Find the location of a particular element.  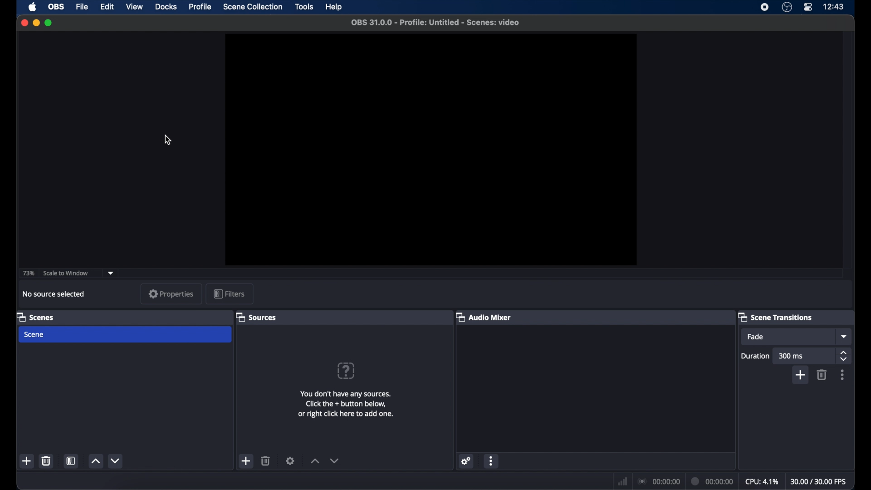

decrement is located at coordinates (116, 461).